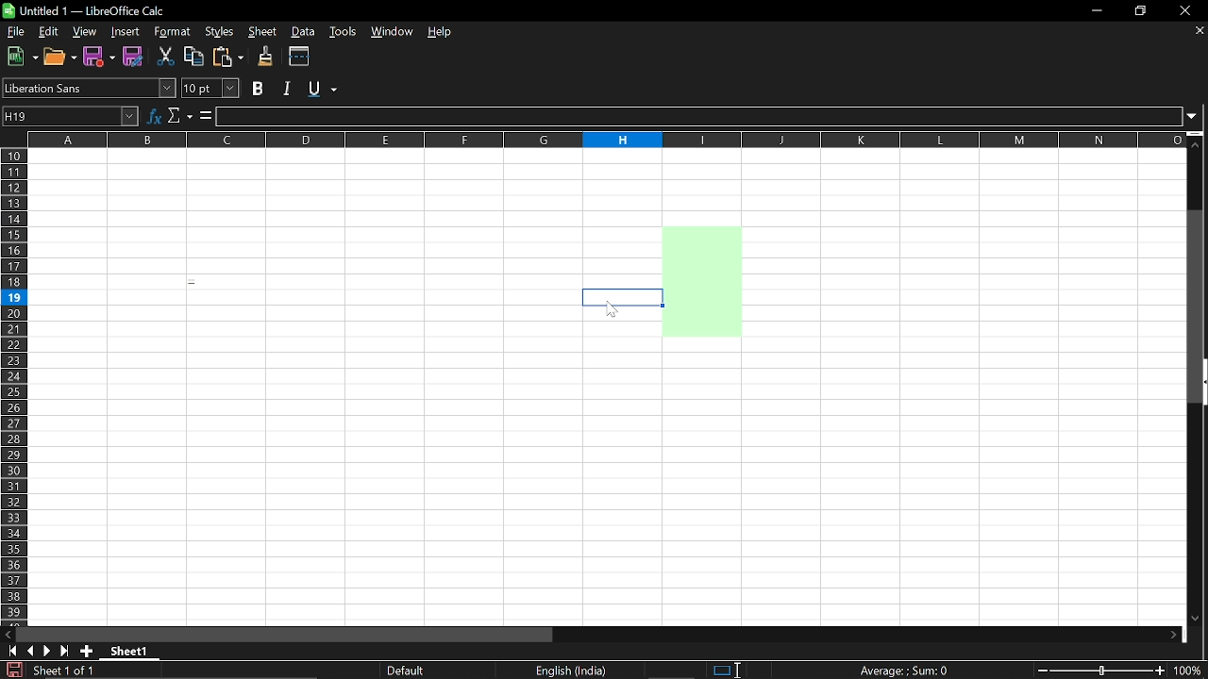  What do you see at coordinates (342, 333) in the screenshot?
I see `Fillable cells` at bounding box center [342, 333].